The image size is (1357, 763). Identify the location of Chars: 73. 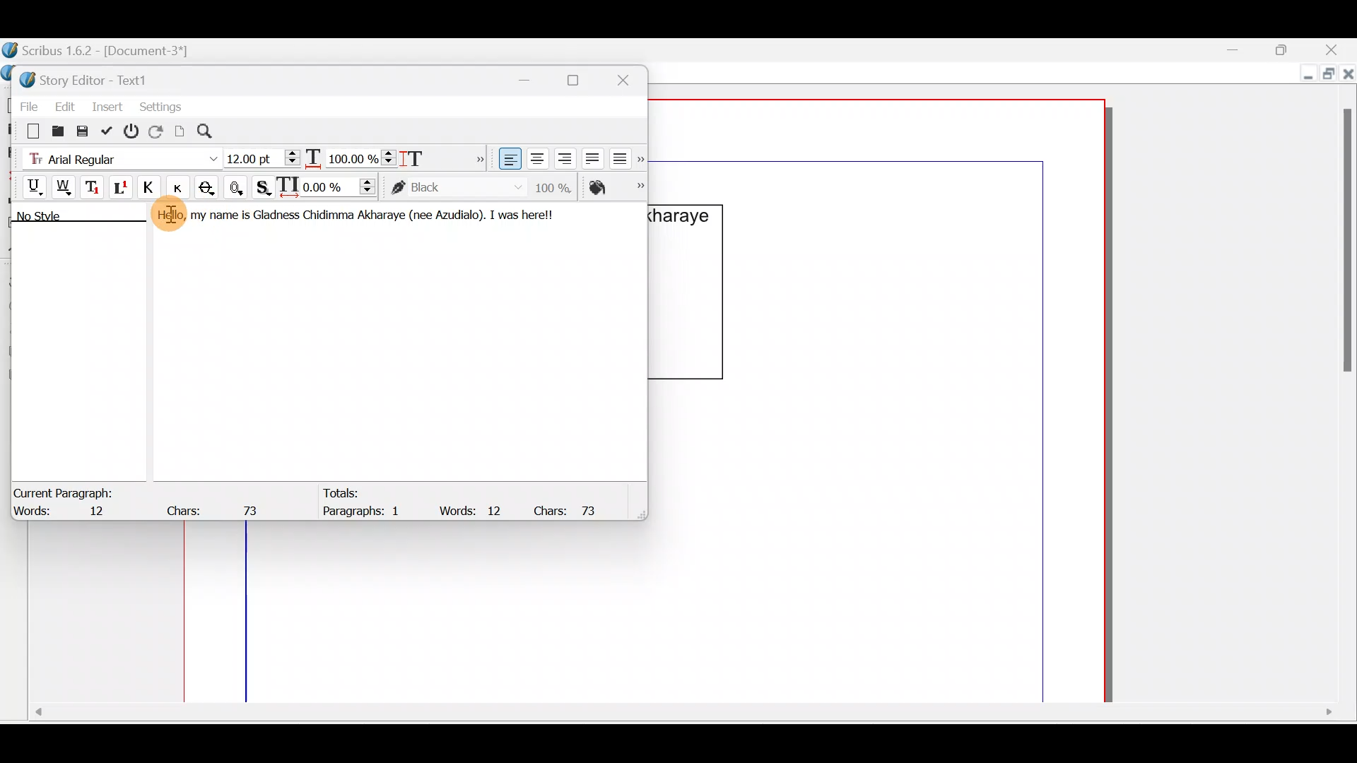
(571, 509).